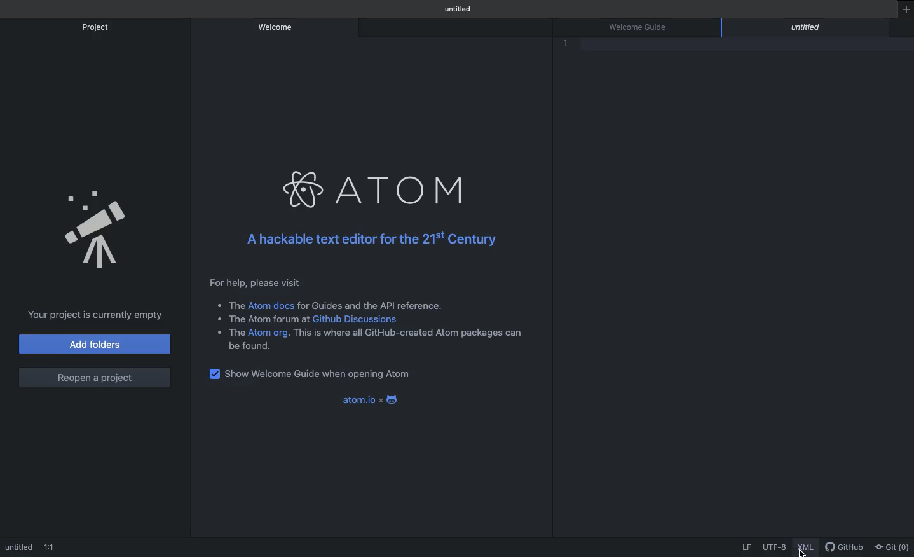 This screenshot has width=914, height=557. I want to click on Line numbering, so click(581, 48).